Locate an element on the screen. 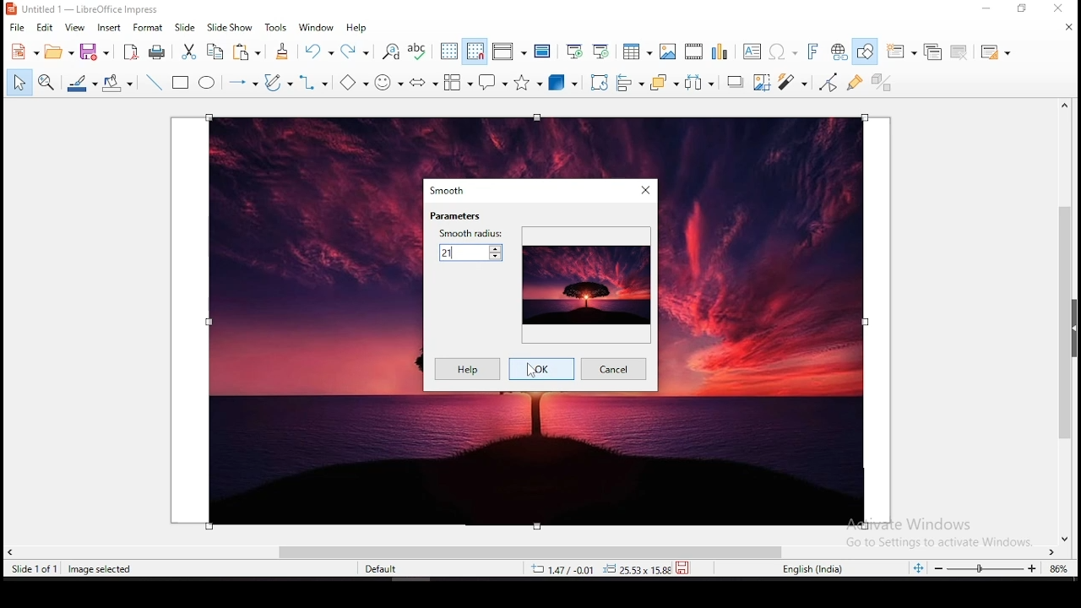 This screenshot has width=1081, height=608. find and replace is located at coordinates (392, 52).